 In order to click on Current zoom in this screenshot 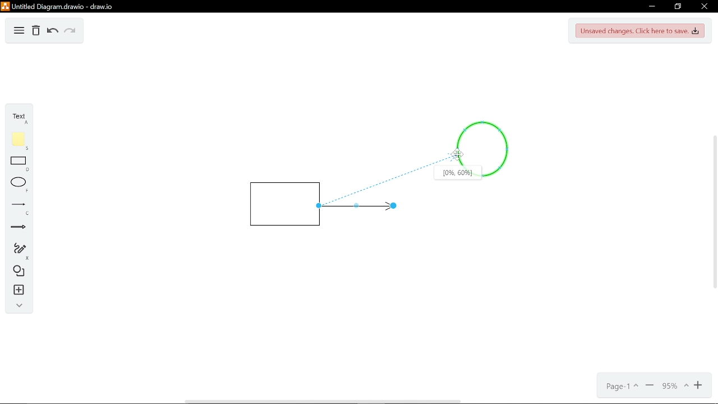, I will do `click(674, 386)`.